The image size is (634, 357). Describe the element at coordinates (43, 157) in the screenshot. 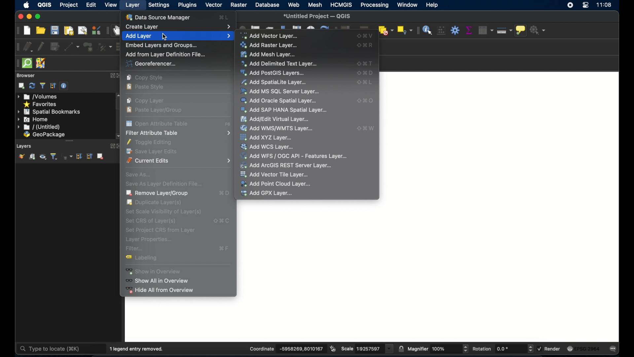

I see `manage map theme` at that location.